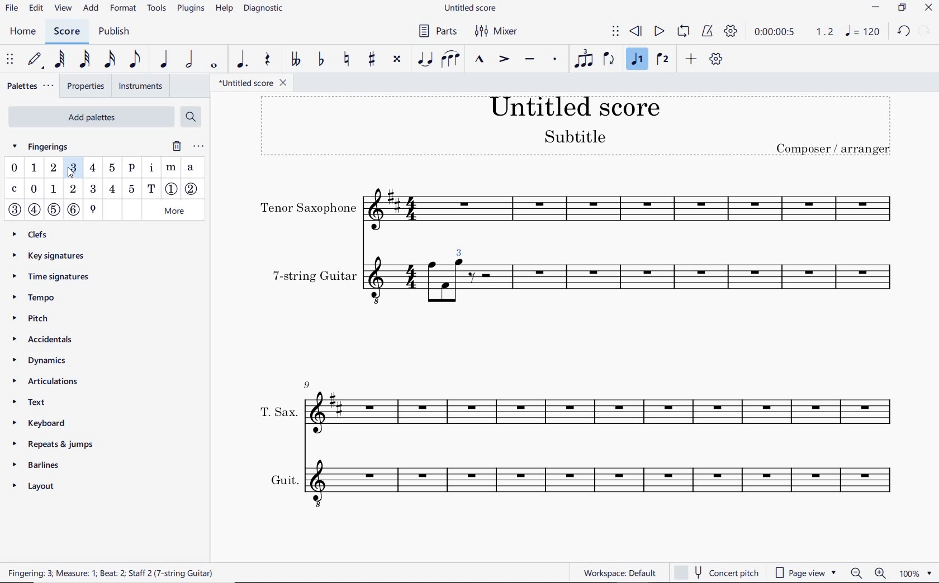 The height and width of the screenshot is (583, 939). I want to click on TOGGLE SHARP, so click(372, 59).